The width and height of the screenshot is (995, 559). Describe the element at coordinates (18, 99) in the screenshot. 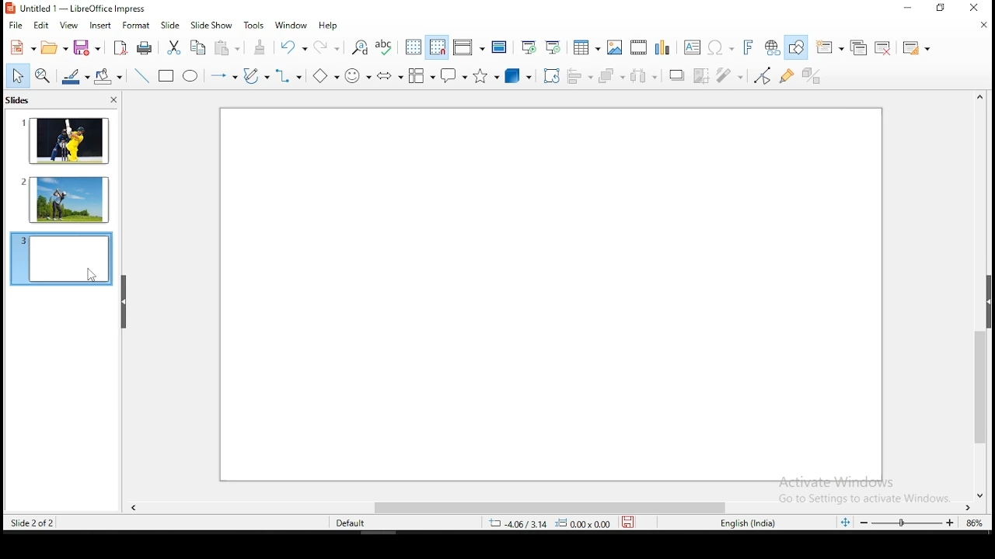

I see `slides` at that location.